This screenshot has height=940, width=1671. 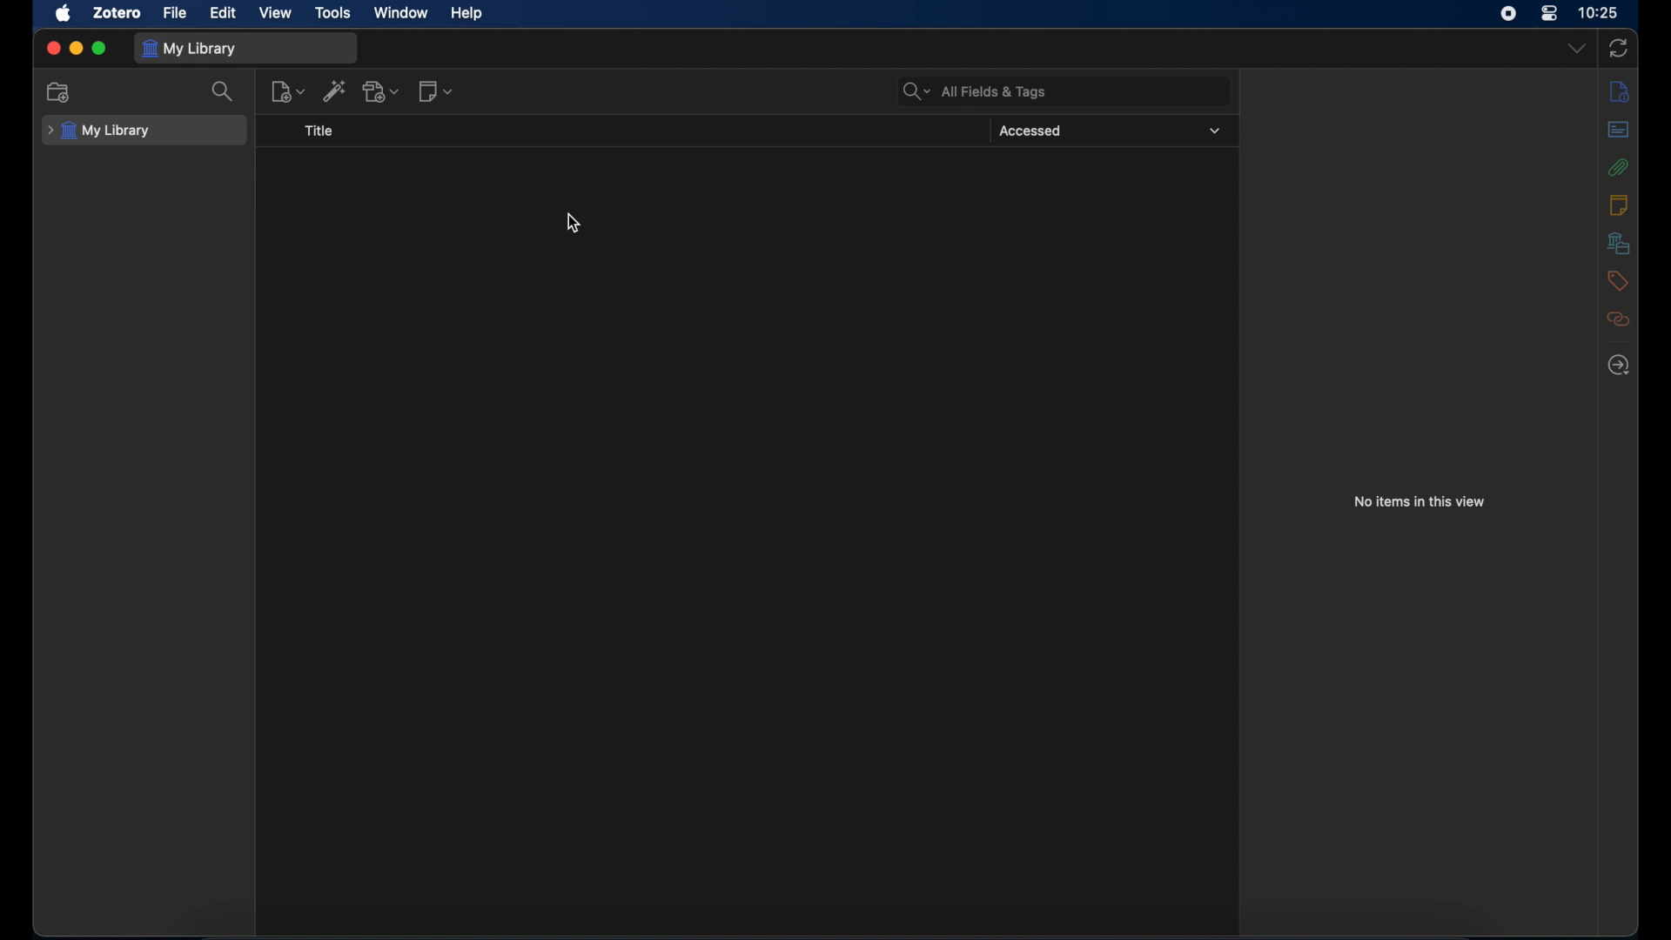 I want to click on file, so click(x=174, y=12).